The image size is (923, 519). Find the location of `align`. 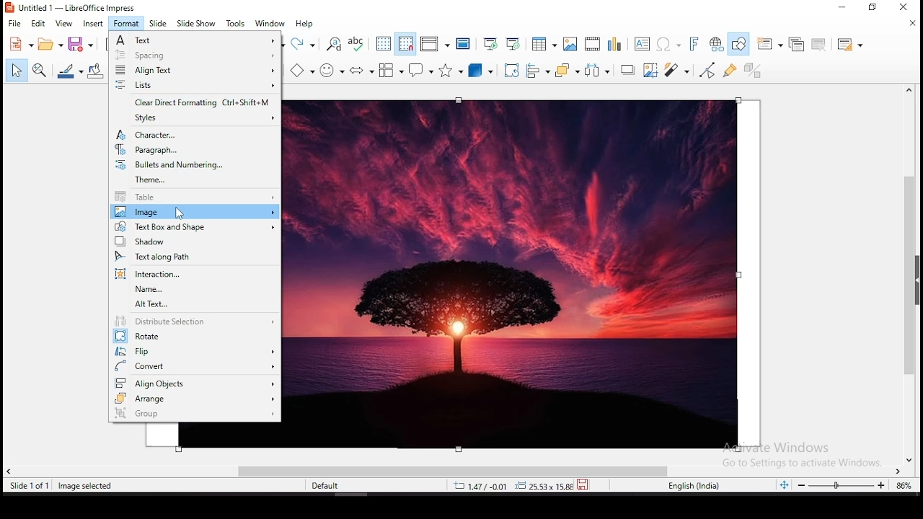

align is located at coordinates (194, 71).